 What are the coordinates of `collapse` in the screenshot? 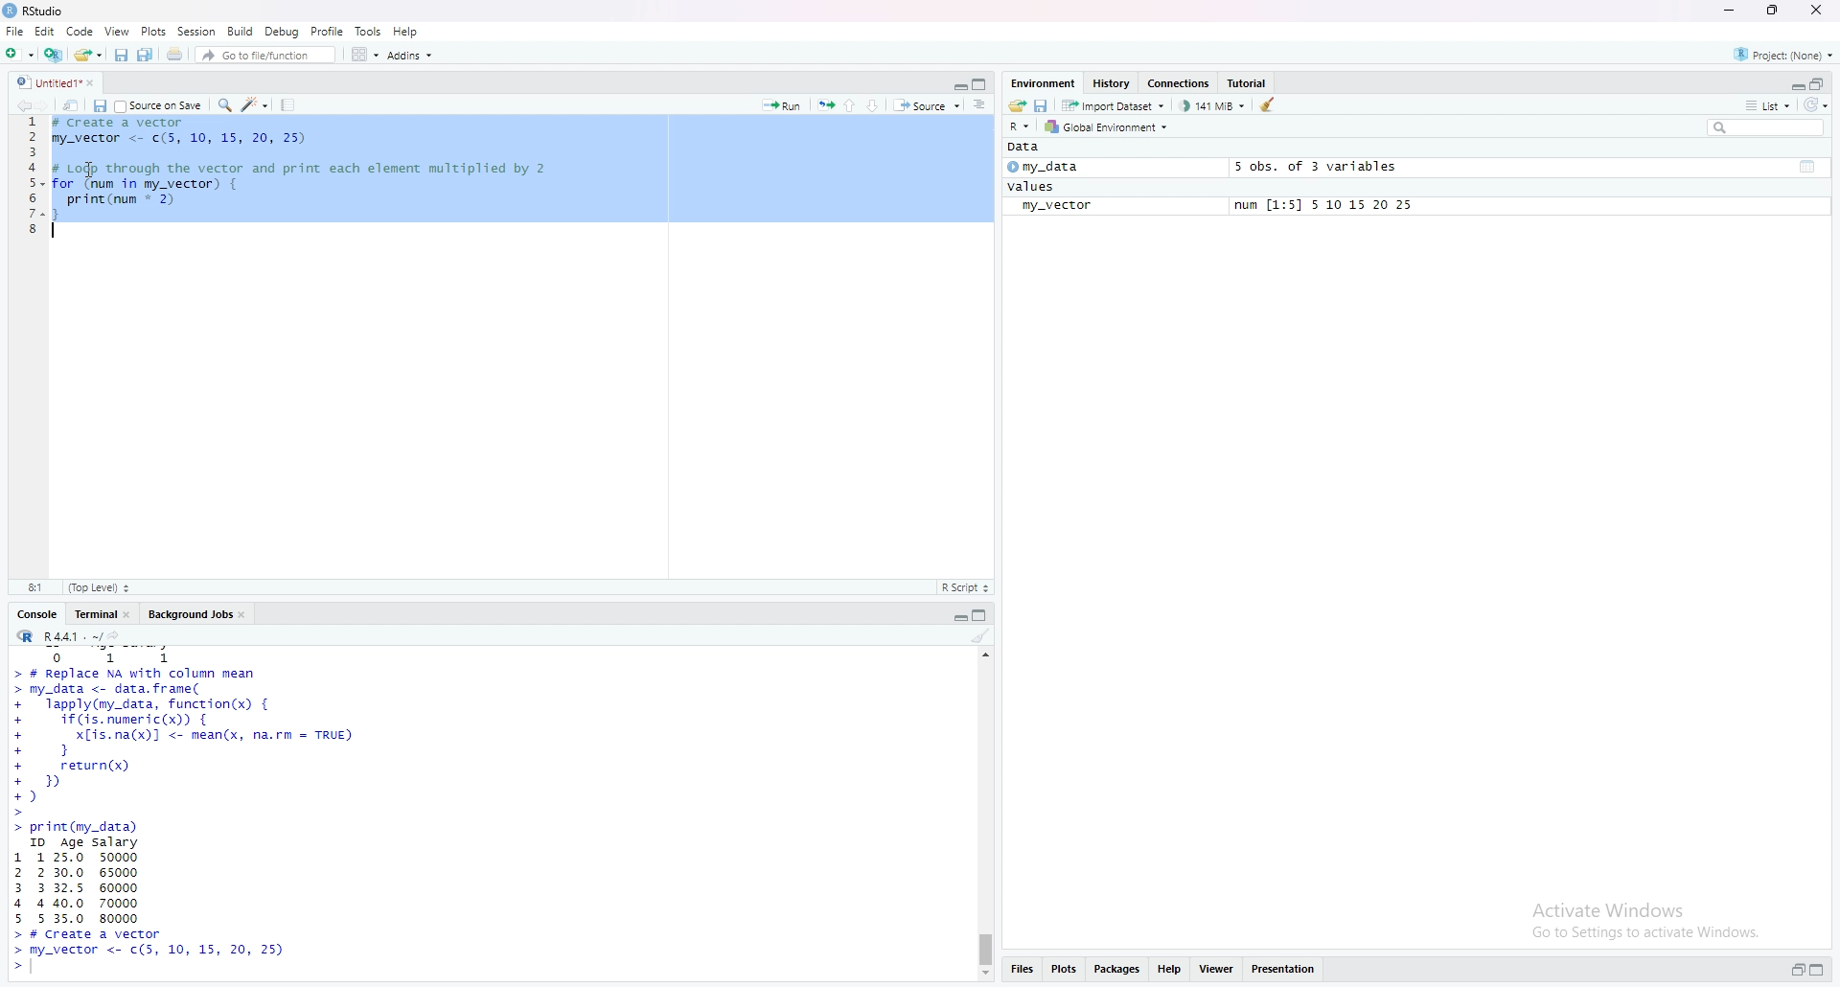 It's located at (982, 84).